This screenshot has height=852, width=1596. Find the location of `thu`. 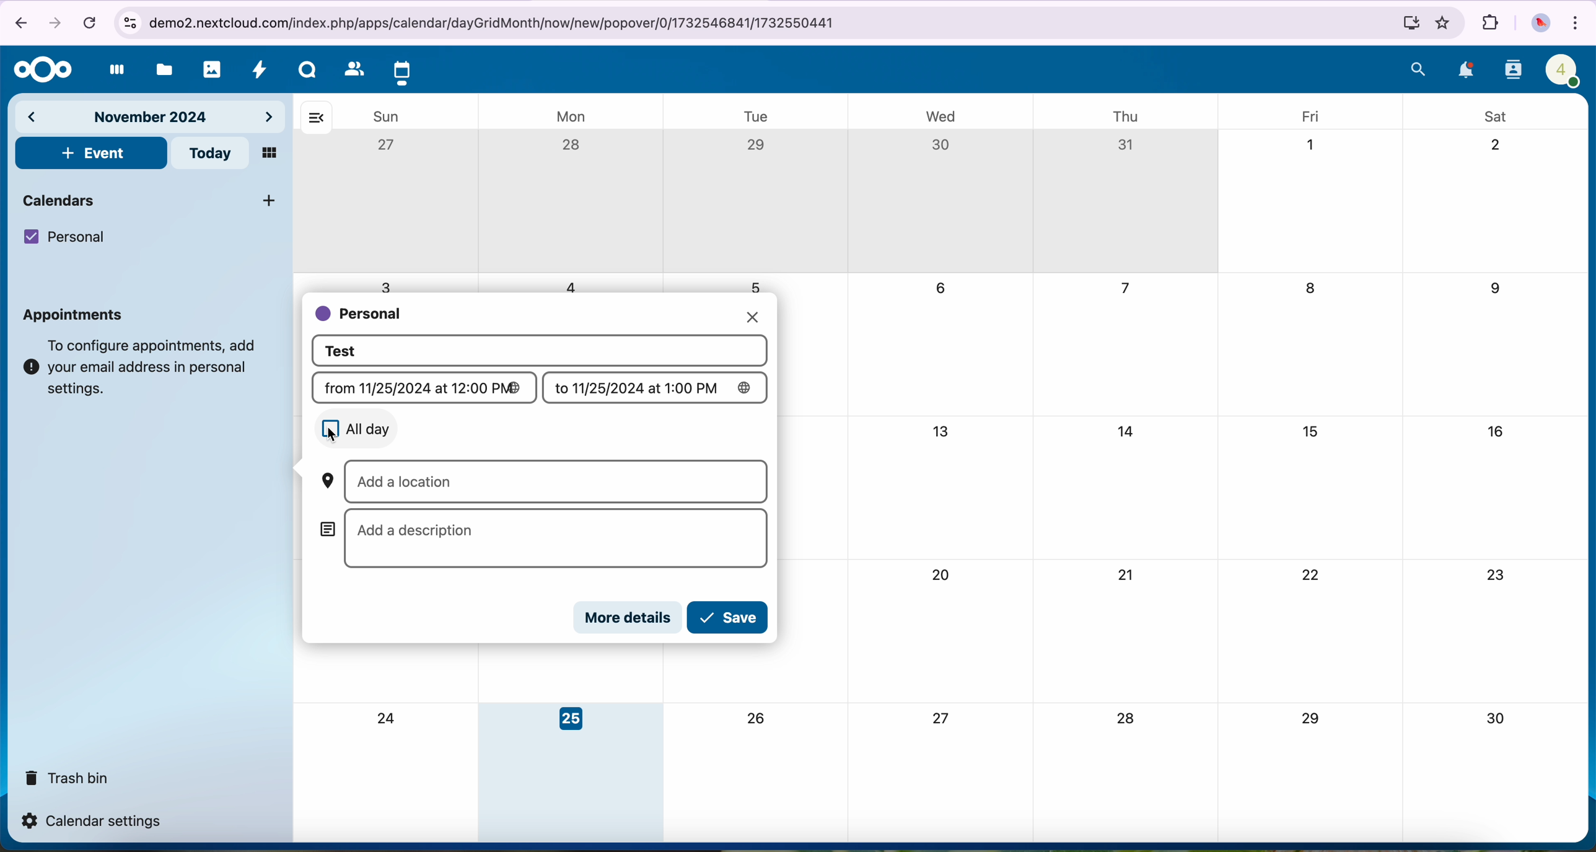

thu is located at coordinates (1130, 117).